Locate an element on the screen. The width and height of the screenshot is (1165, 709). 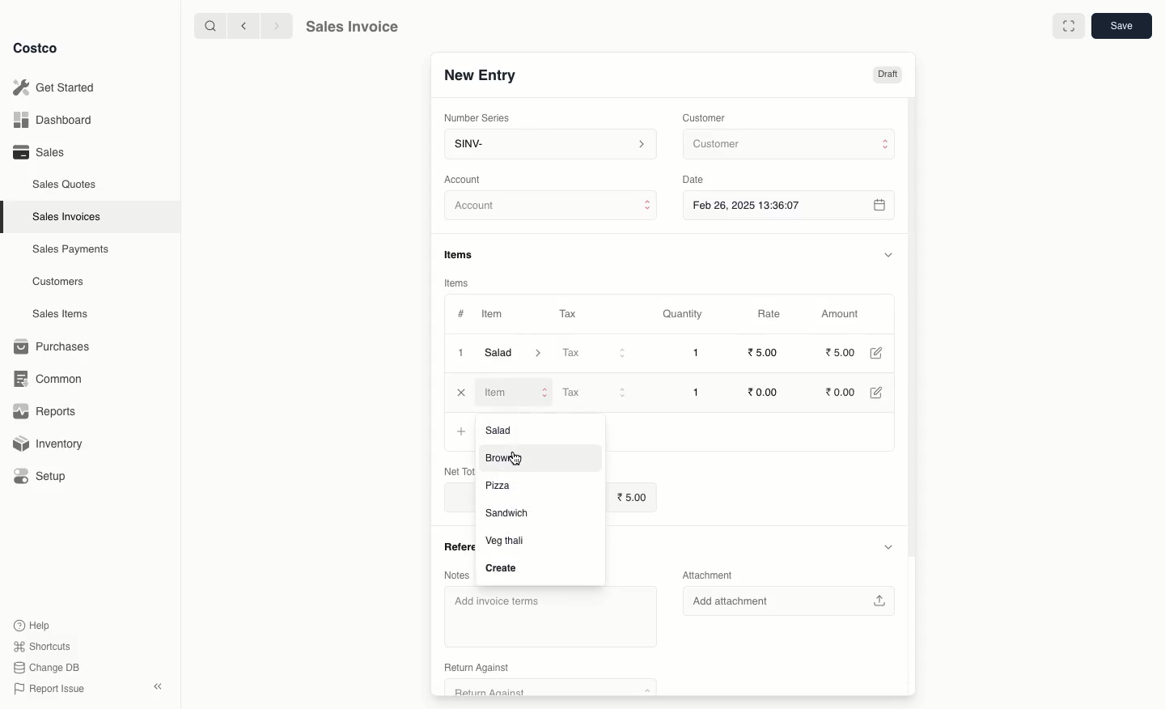
Date is located at coordinates (697, 180).